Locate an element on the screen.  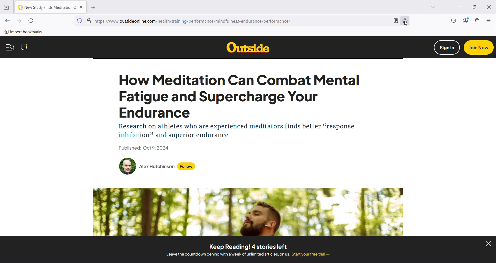
 is located at coordinates (248, 47).